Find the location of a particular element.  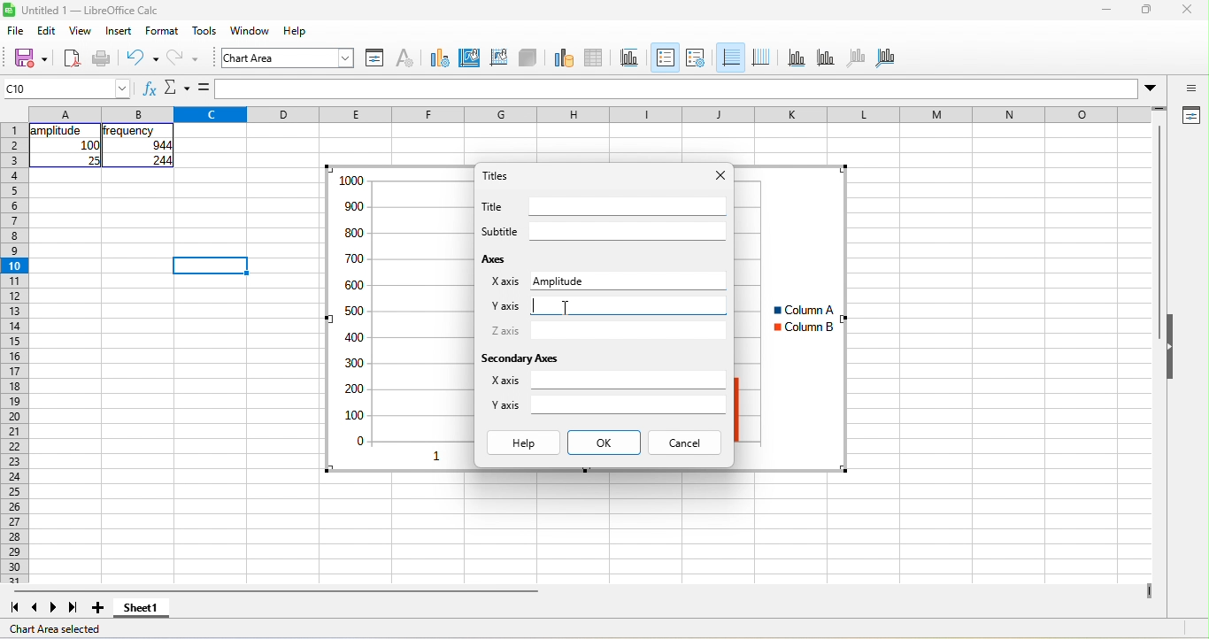

save is located at coordinates (30, 59).